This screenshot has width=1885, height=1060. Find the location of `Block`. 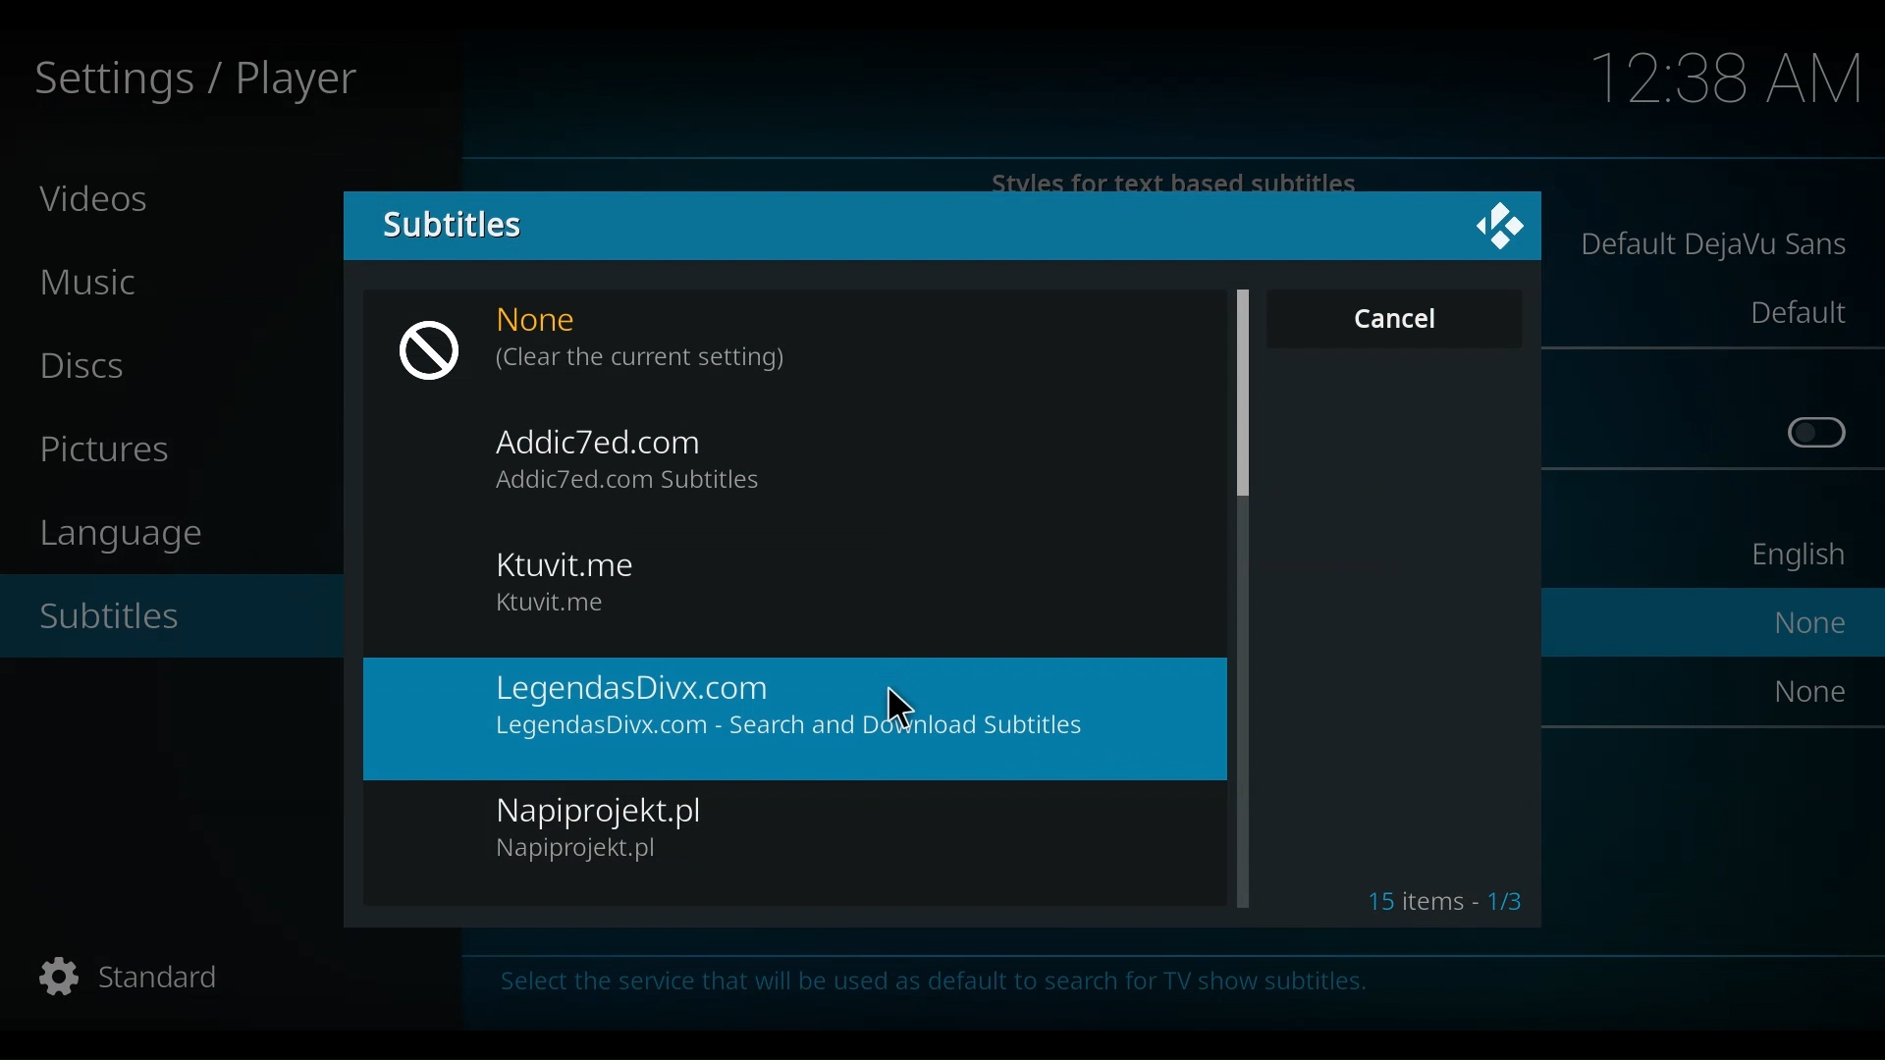

Block is located at coordinates (437, 350).